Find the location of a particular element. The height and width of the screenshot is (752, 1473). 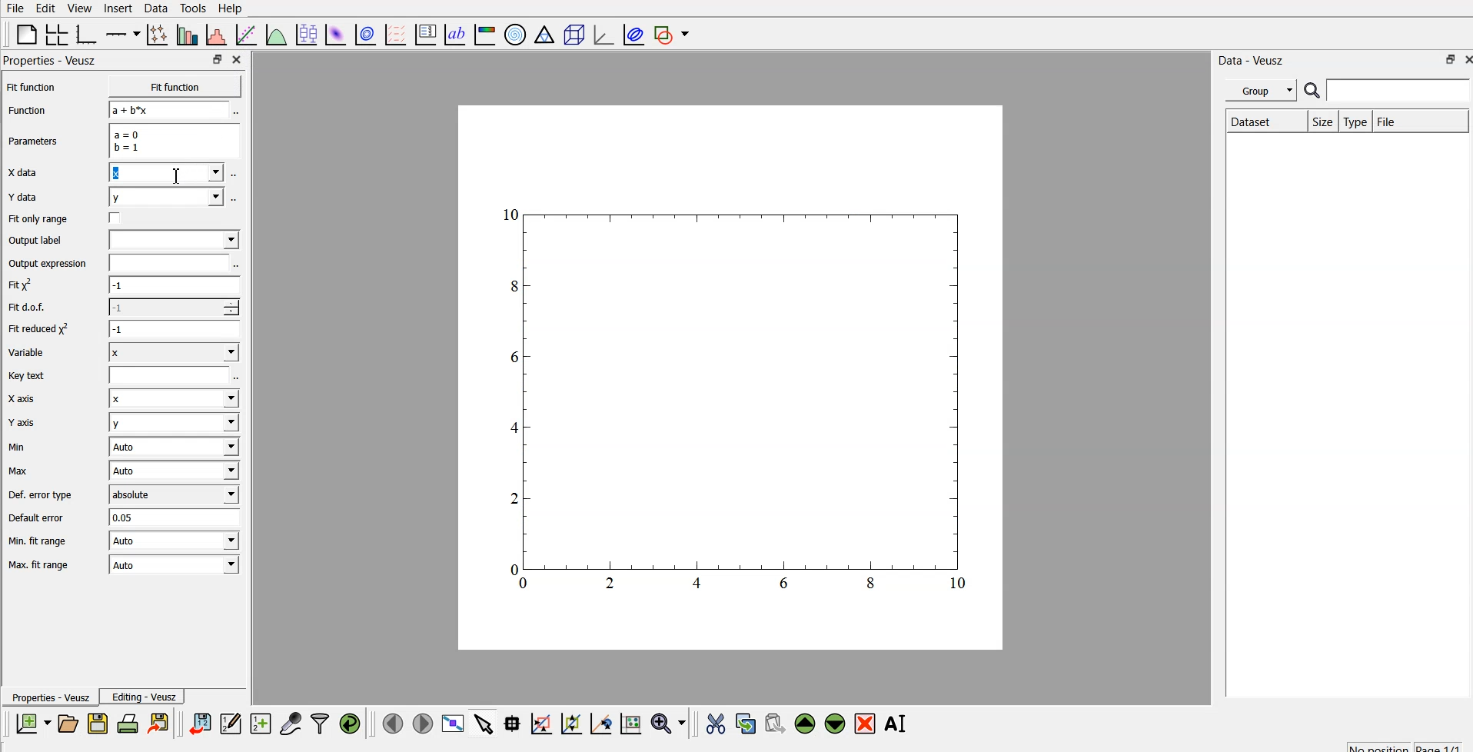

tools is located at coordinates (191, 7).